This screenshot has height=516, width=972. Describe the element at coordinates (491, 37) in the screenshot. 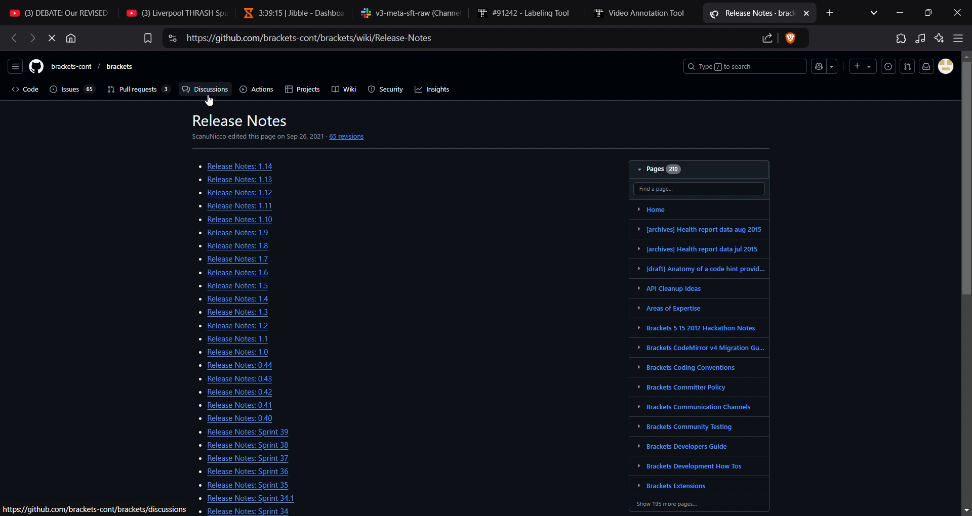

I see `  https://github.com/brackets-cont/brackets/wiki/Release-Notes ` at that location.